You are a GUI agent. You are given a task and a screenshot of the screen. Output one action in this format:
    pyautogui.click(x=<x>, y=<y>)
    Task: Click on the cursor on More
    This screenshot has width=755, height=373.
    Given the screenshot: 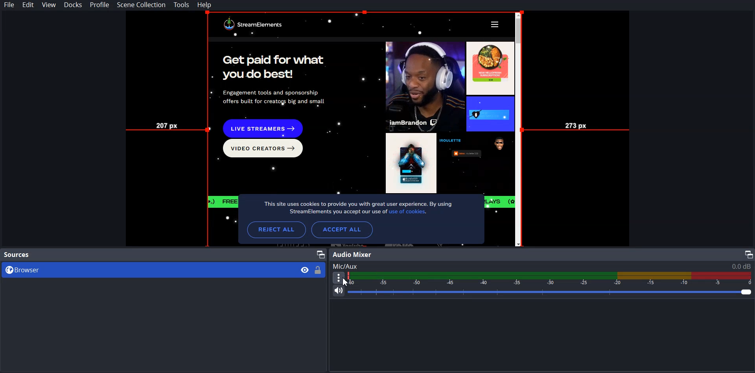 What is the action you would take?
    pyautogui.click(x=348, y=283)
    